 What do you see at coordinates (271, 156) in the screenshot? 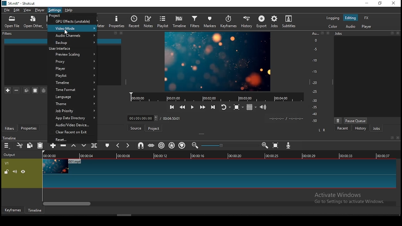
I see `00:00:25` at bounding box center [271, 156].